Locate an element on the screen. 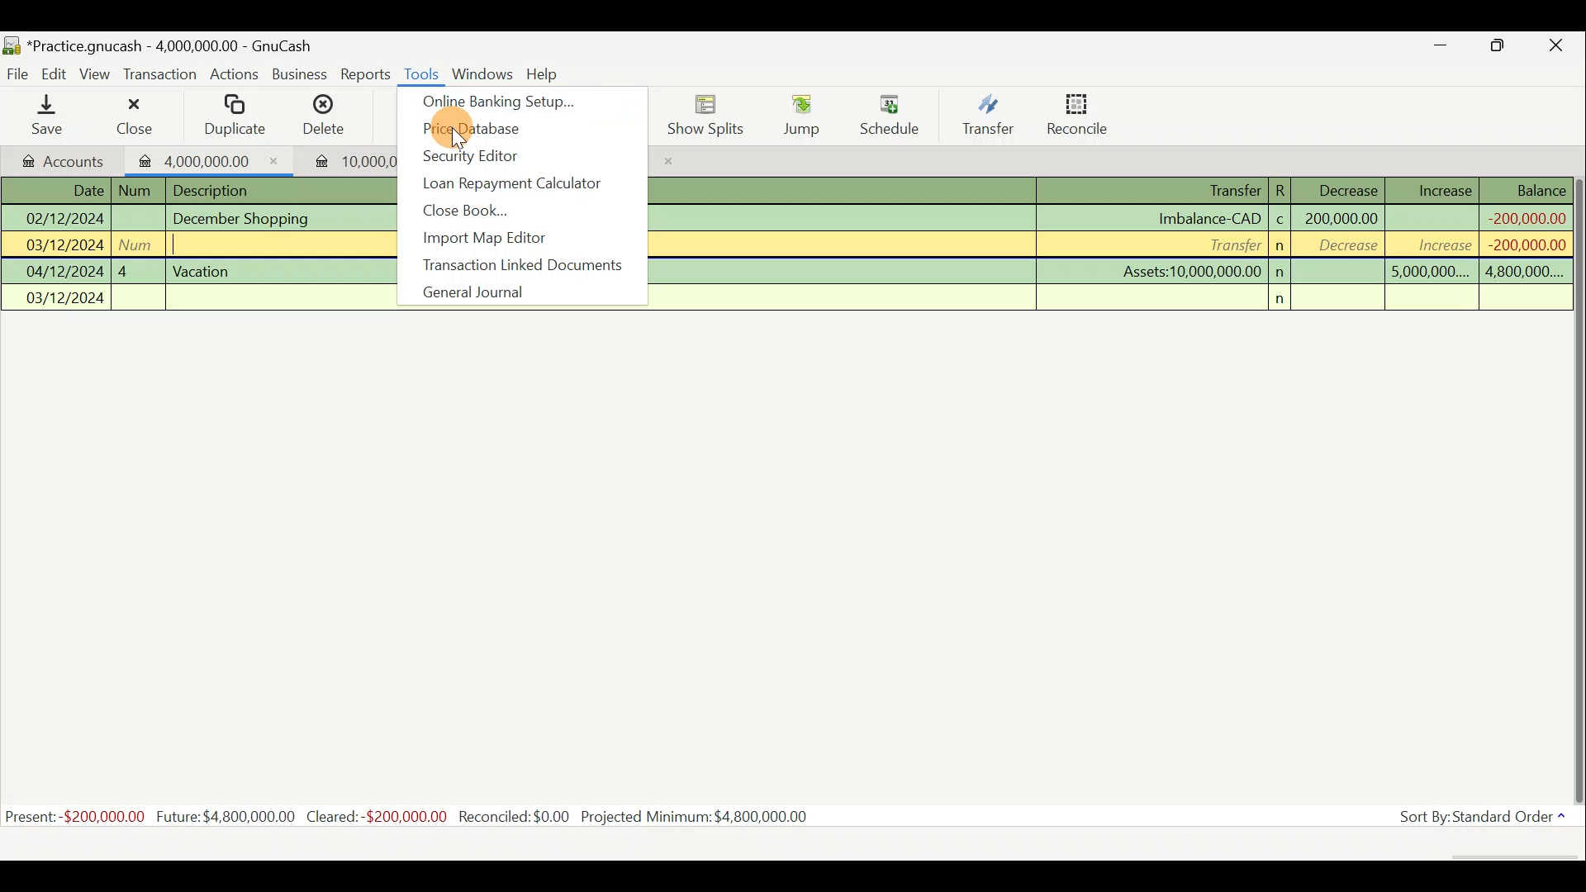 The image size is (1586, 892). Maximise is located at coordinates (1508, 48).